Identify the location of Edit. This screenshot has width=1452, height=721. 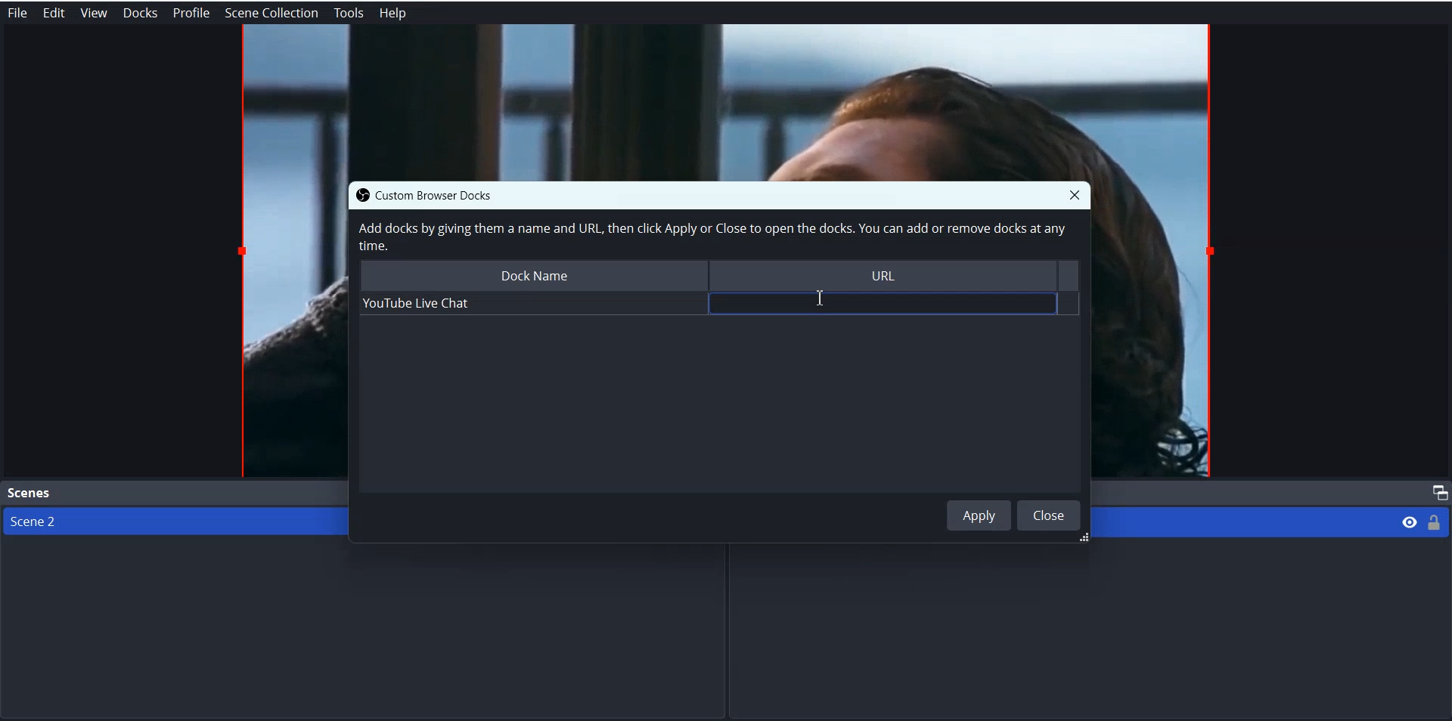
(53, 13).